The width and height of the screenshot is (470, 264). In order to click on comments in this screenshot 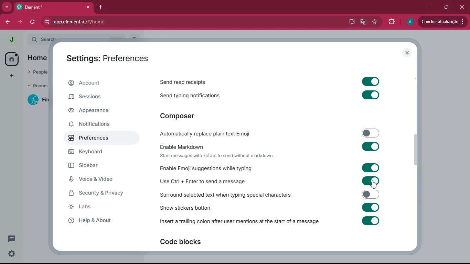, I will do `click(13, 238)`.